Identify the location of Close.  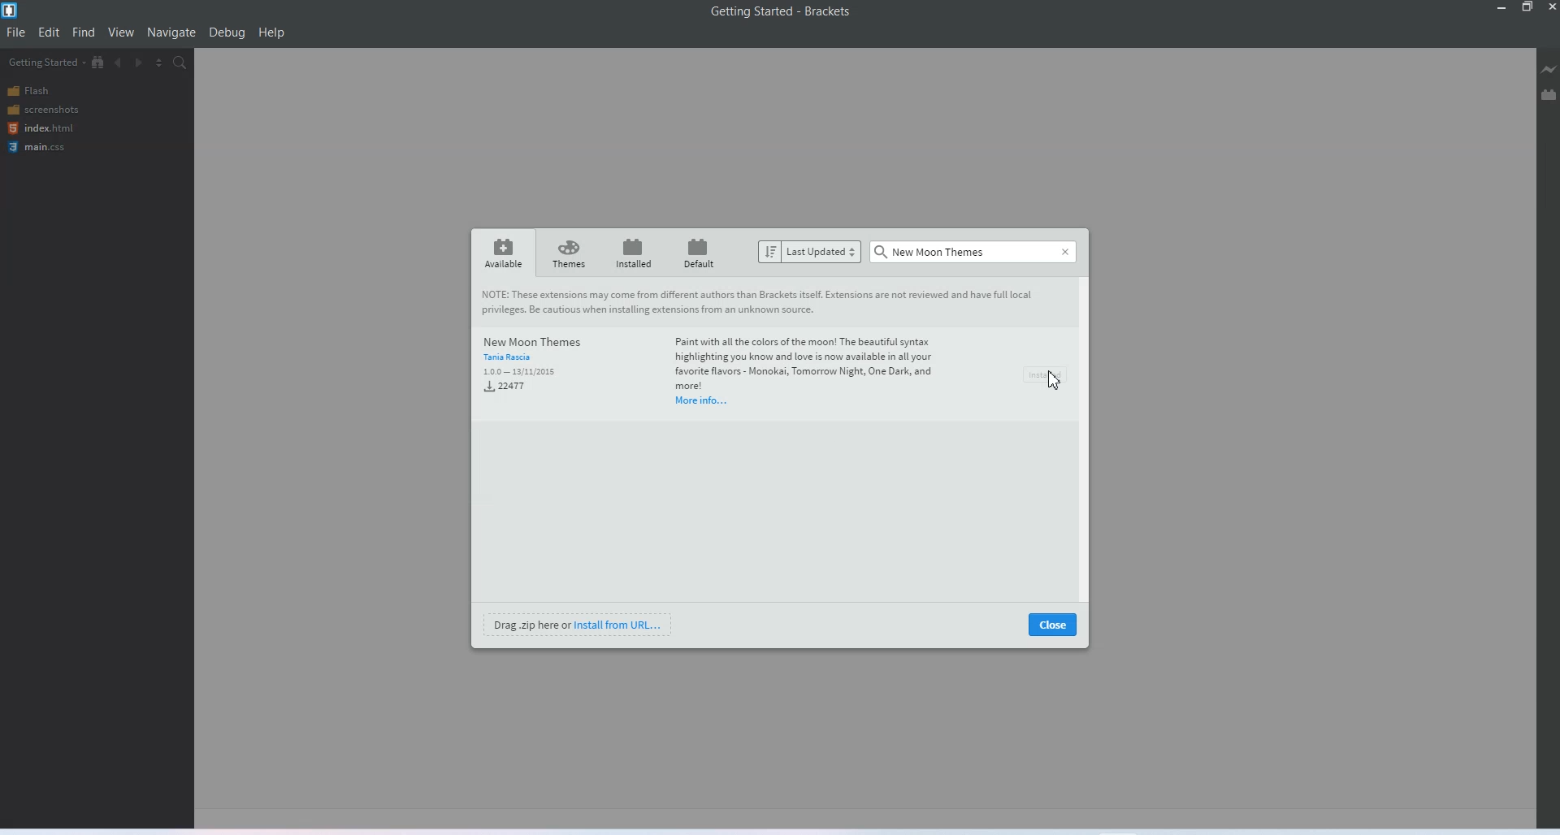
(1065, 252).